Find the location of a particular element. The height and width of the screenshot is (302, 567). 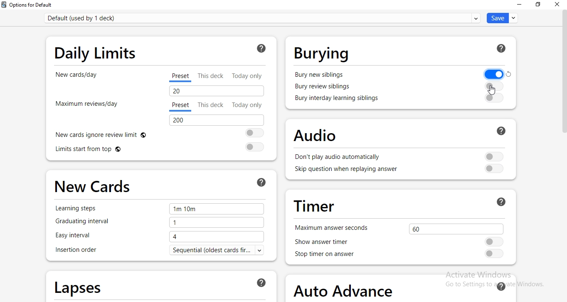

today only is located at coordinates (251, 75).